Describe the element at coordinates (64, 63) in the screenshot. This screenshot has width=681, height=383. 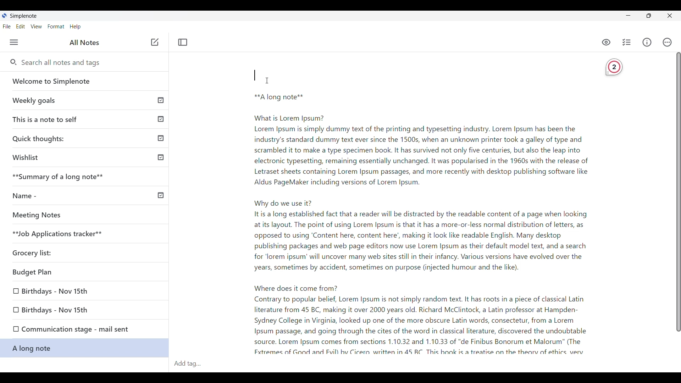
I see `Search all notes and tags` at that location.